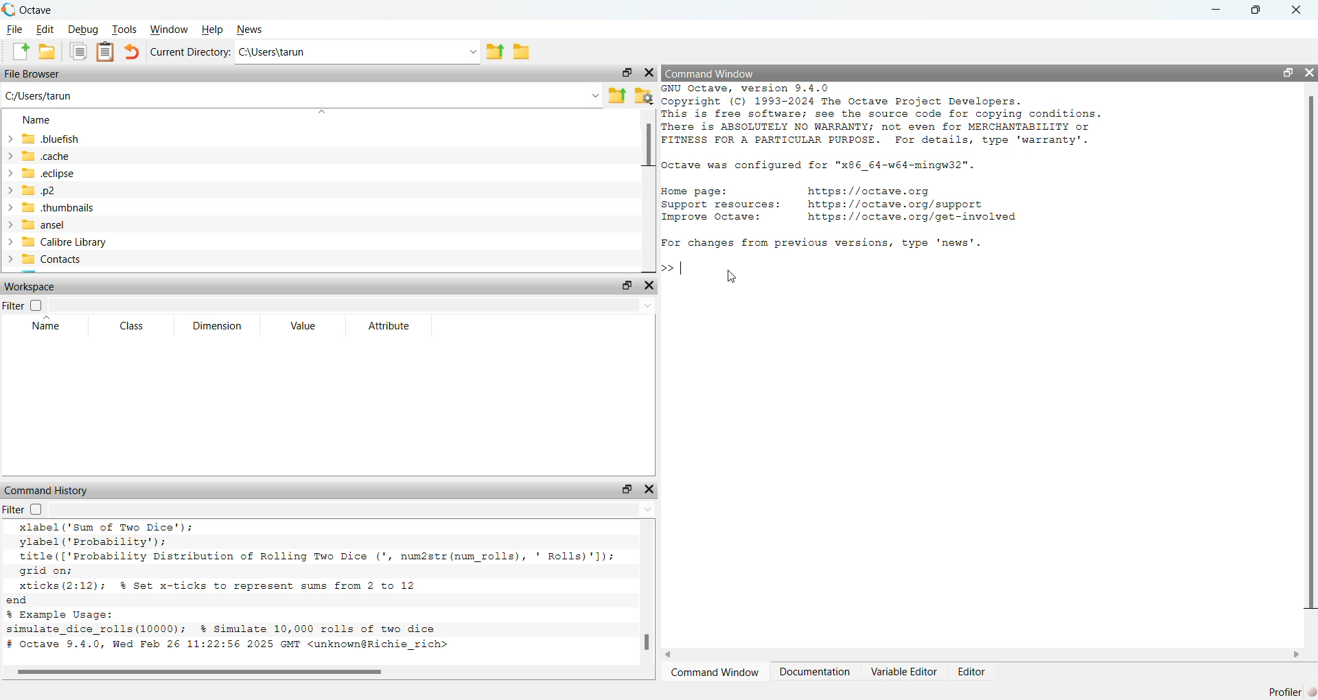 This screenshot has height=700, width=1318. What do you see at coordinates (1296, 12) in the screenshot?
I see `Close` at bounding box center [1296, 12].